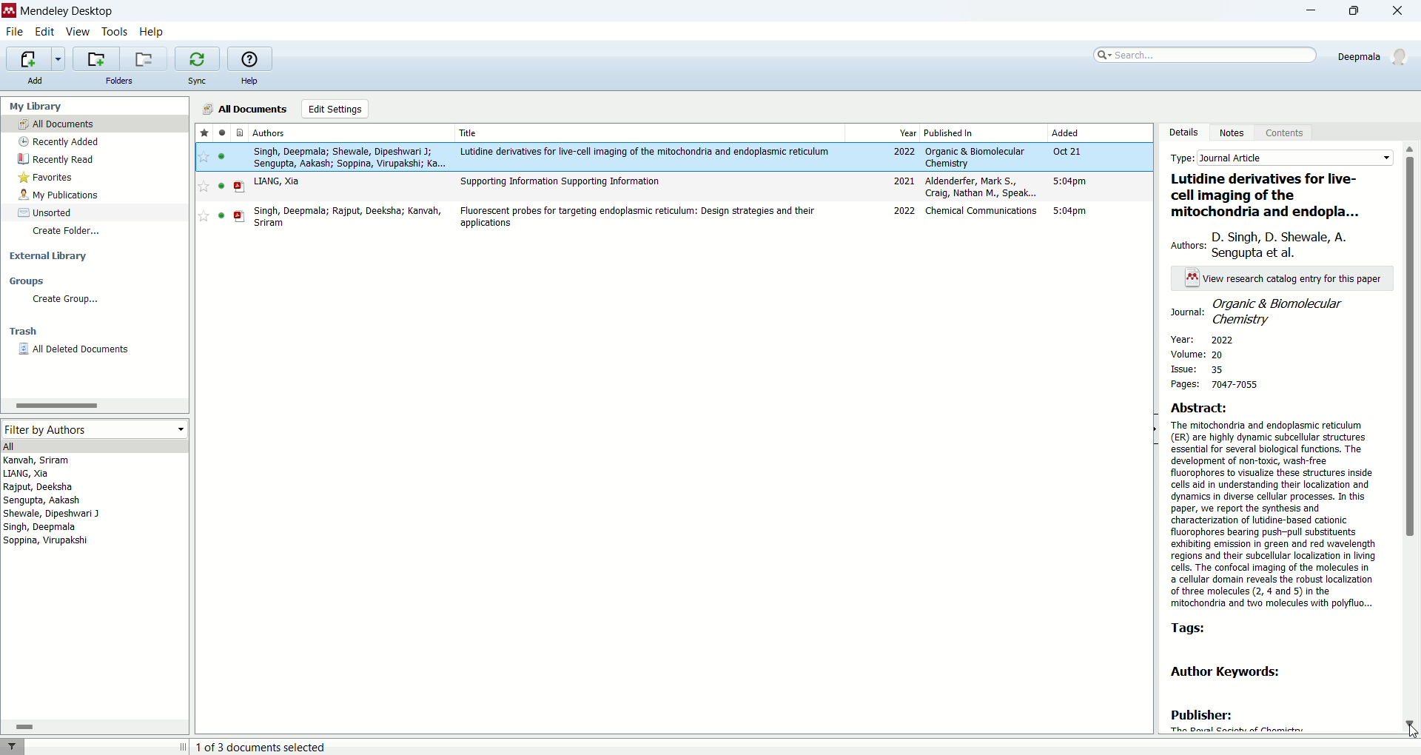  Describe the element at coordinates (221, 156) in the screenshot. I see `unread` at that location.